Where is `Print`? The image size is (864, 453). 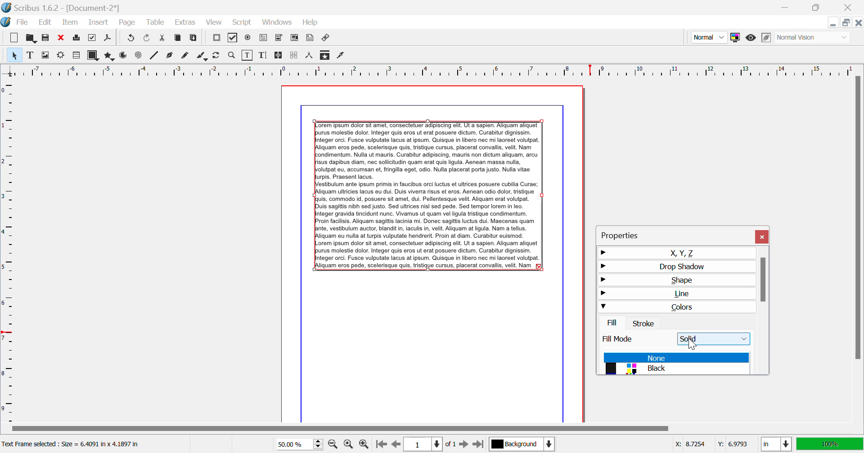 Print is located at coordinates (77, 38).